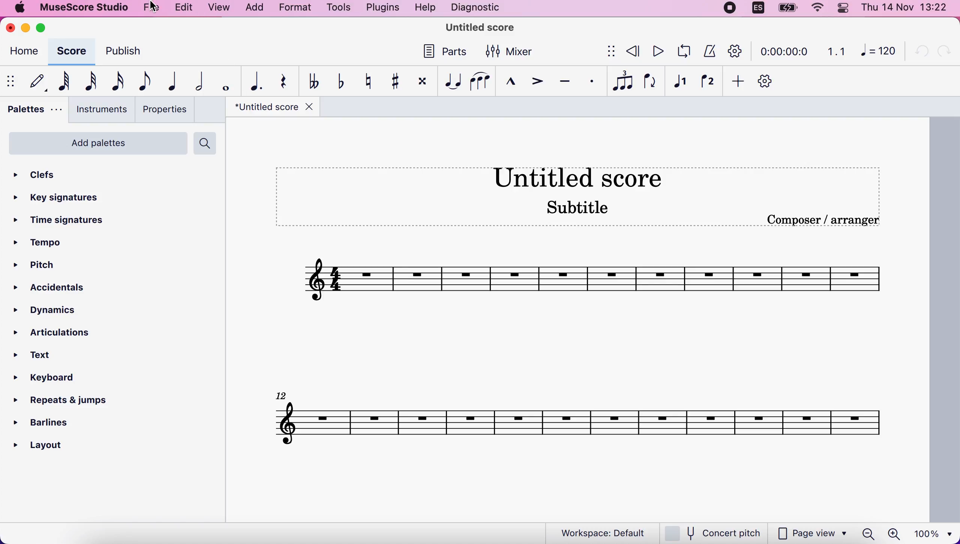 The image size is (960, 544). What do you see at coordinates (282, 83) in the screenshot?
I see `rest` at bounding box center [282, 83].